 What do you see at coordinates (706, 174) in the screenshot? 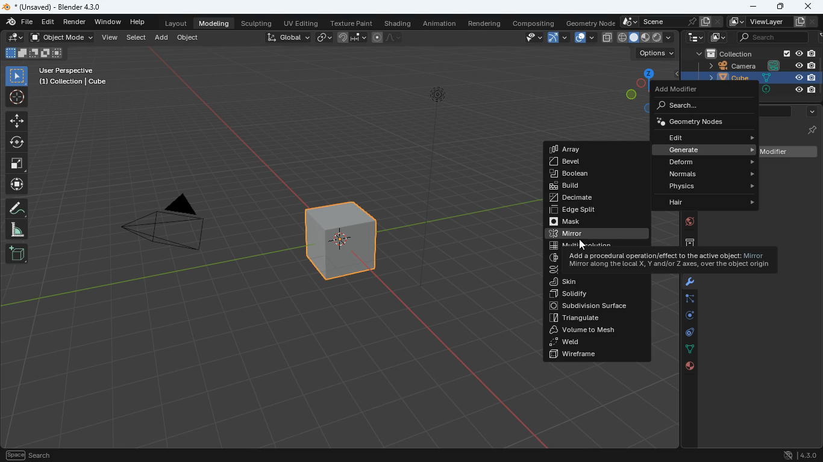
I see `normals` at bounding box center [706, 174].